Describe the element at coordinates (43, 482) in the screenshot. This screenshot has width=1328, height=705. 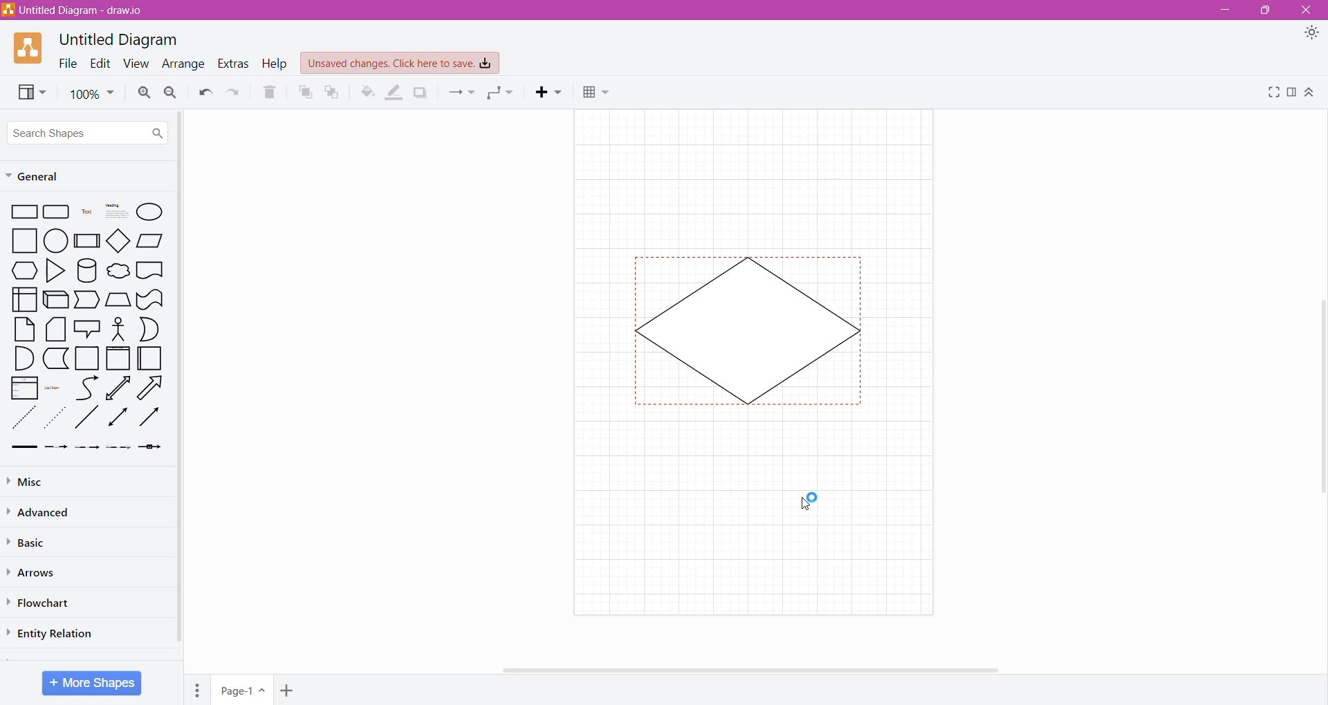
I see `Misc` at that location.